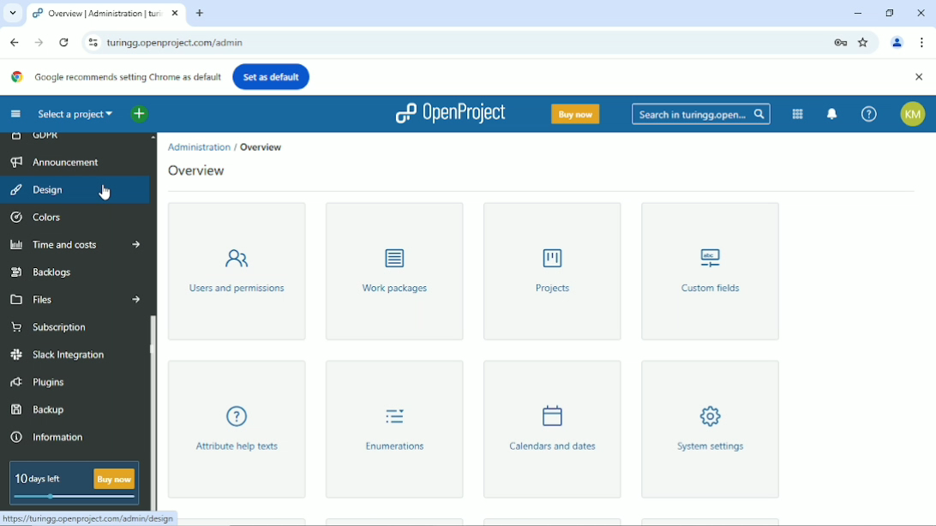  Describe the element at coordinates (90, 42) in the screenshot. I see `View site information` at that location.